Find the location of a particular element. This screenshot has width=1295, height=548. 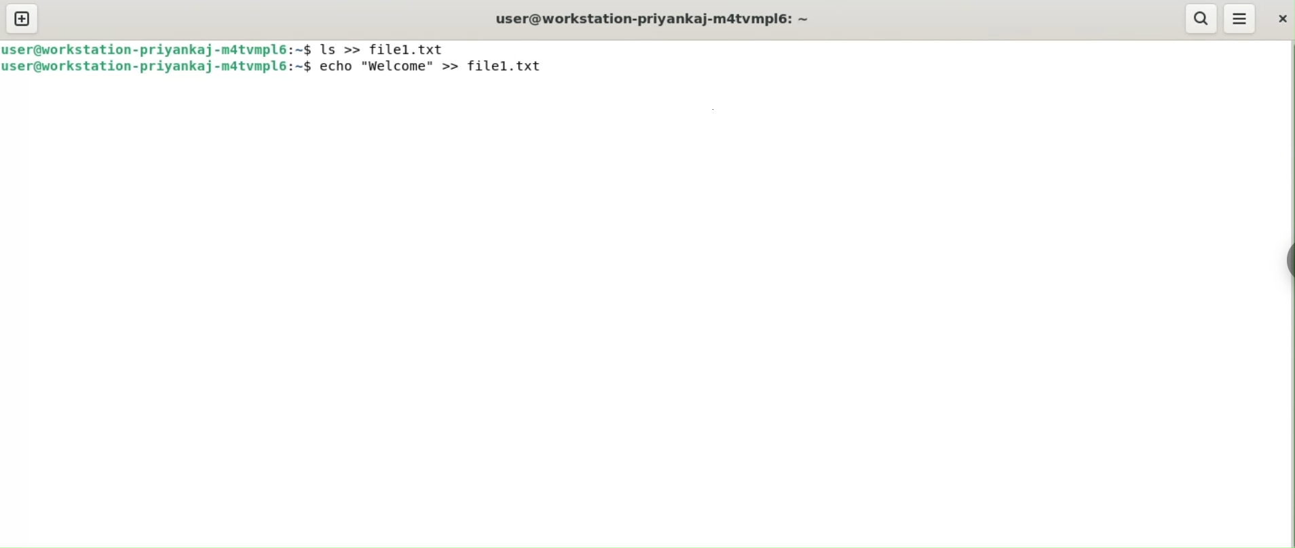

user@workstation-priyankaj-m4tvmpl6: ~$ is located at coordinates (157, 49).